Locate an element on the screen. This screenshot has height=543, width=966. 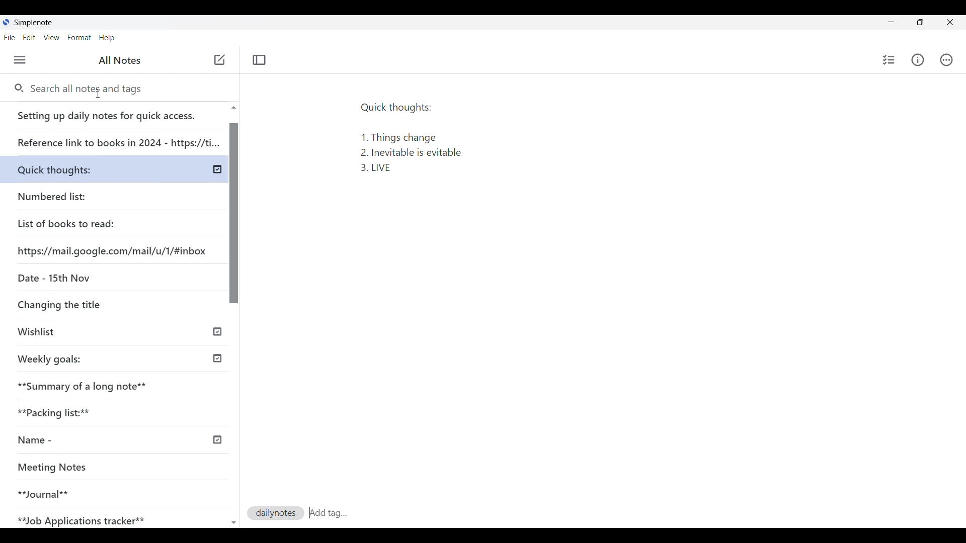
Software logo is located at coordinates (7, 22).